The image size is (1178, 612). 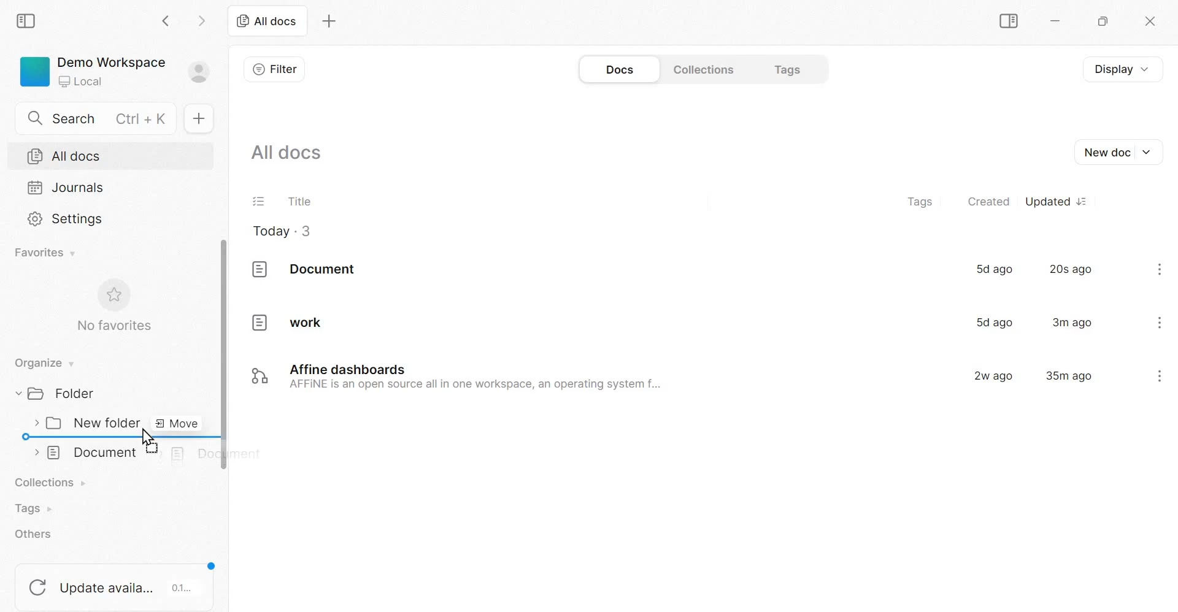 What do you see at coordinates (1161, 322) in the screenshot?
I see `kebab menu` at bounding box center [1161, 322].